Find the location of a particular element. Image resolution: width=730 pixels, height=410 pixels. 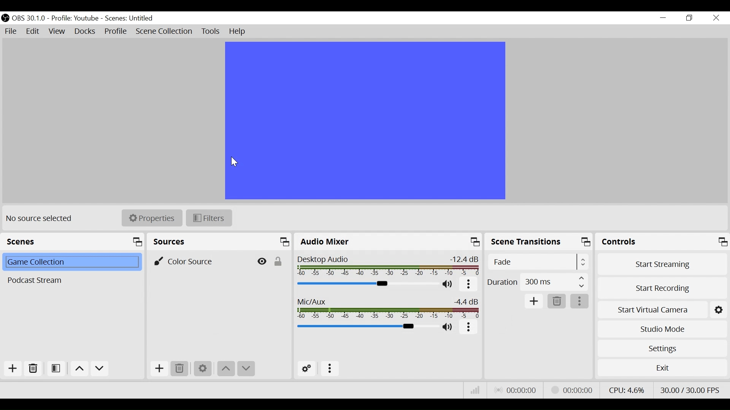

minimize is located at coordinates (662, 17).